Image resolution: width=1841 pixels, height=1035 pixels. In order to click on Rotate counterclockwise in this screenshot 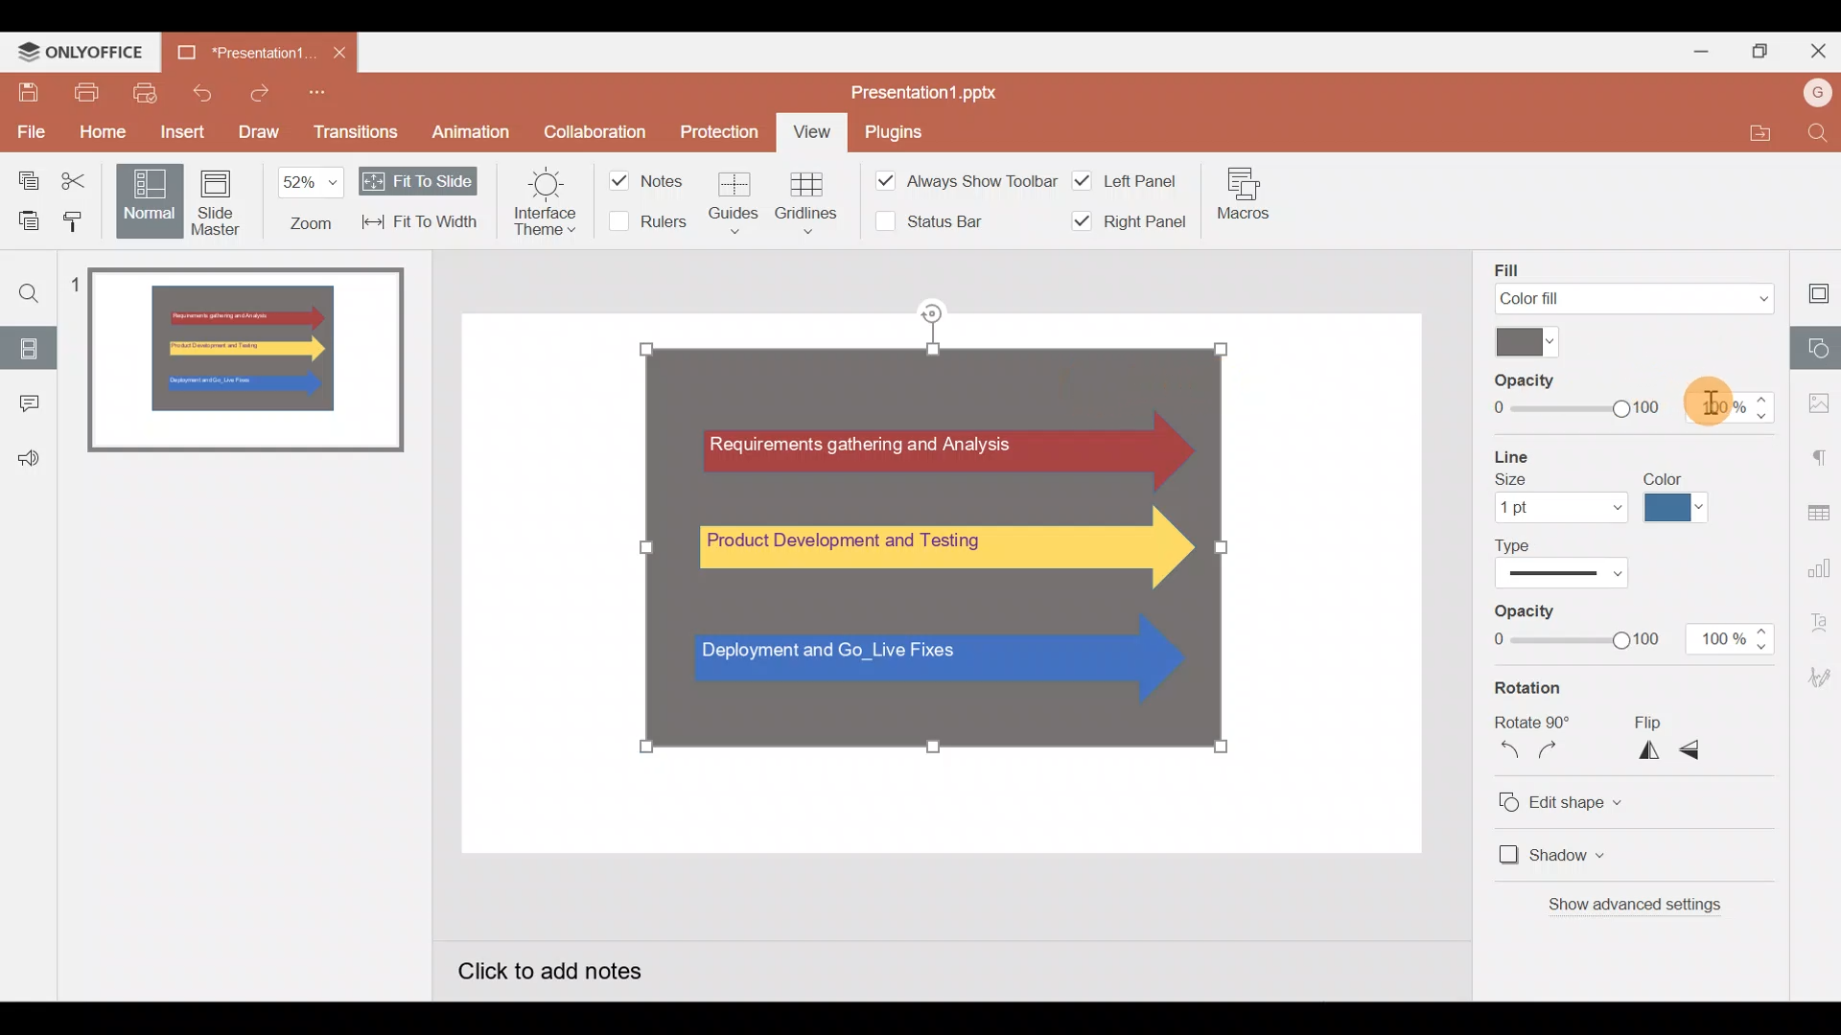, I will do `click(1502, 752)`.